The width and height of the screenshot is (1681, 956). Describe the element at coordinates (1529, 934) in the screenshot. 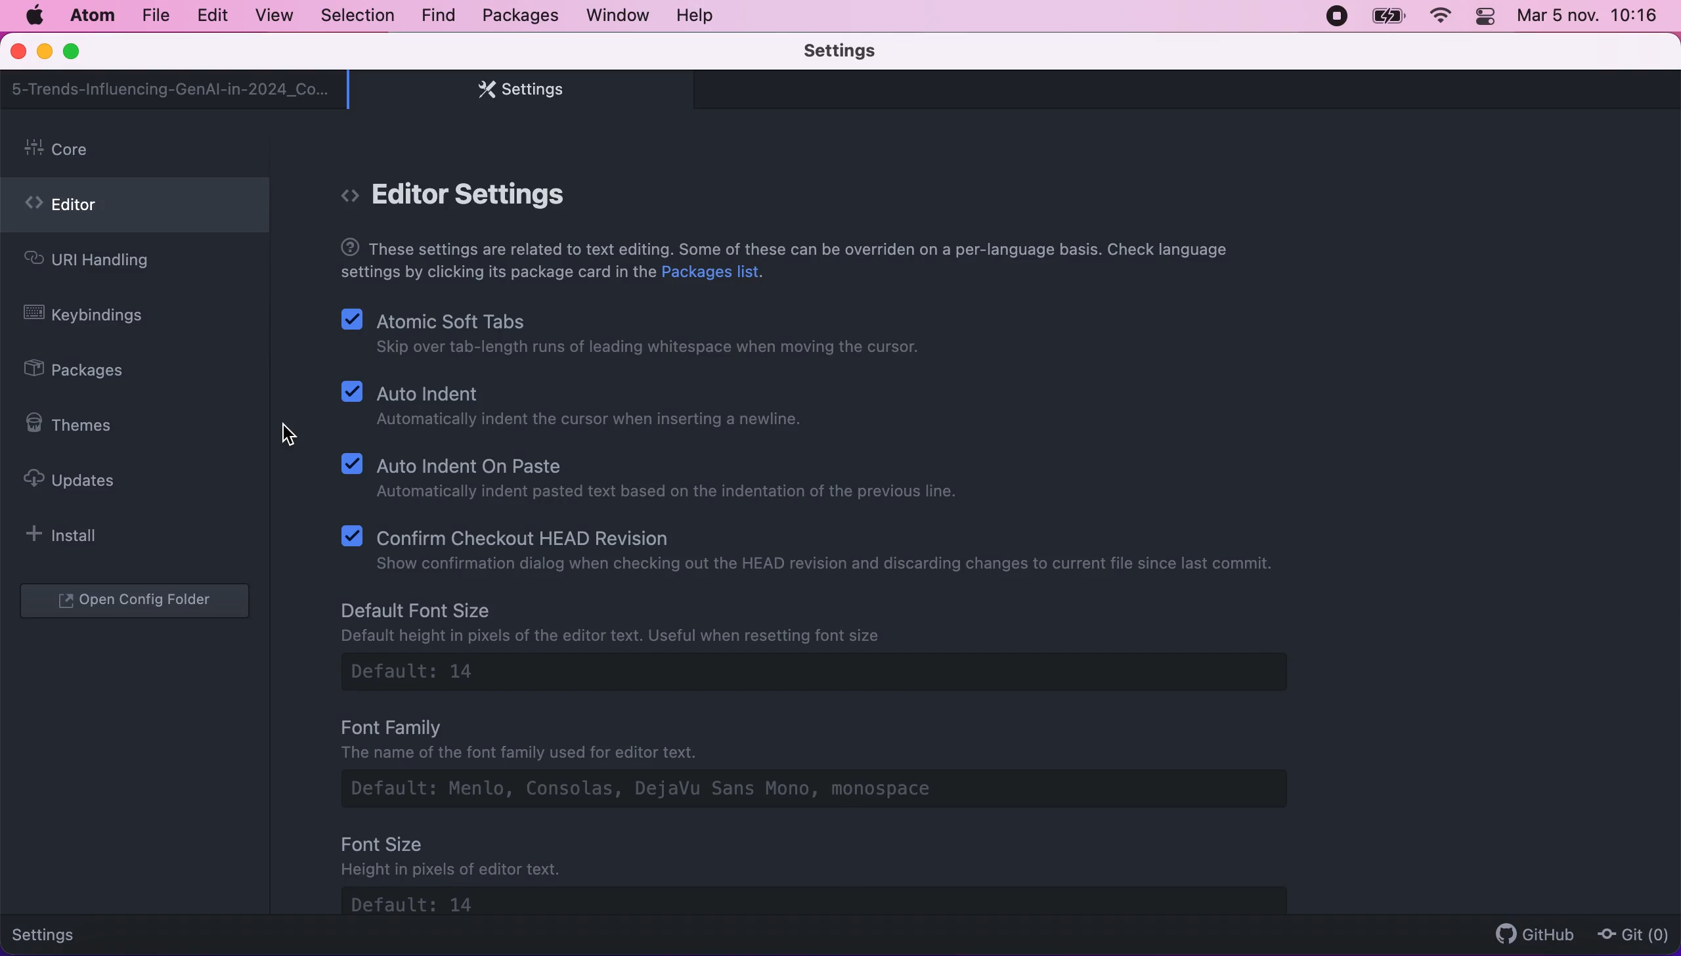

I see `github` at that location.